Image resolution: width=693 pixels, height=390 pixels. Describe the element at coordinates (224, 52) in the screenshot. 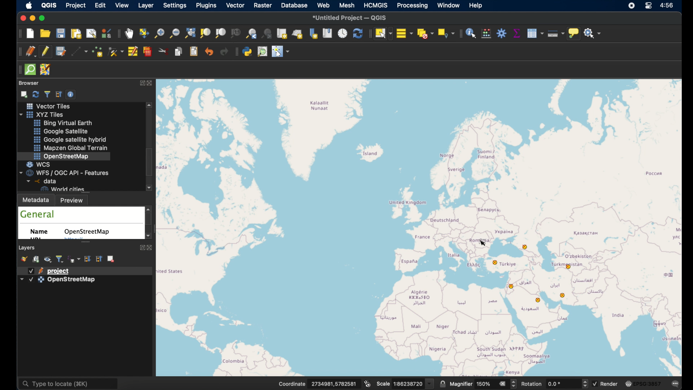

I see `redo` at that location.